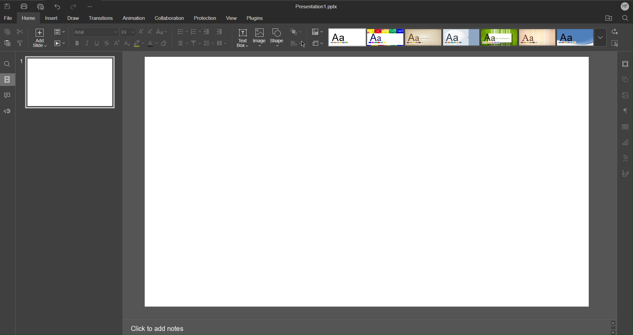 Image resolution: width=633 pixels, height=335 pixels. What do you see at coordinates (460, 37) in the screenshot?
I see `Templates` at bounding box center [460, 37].